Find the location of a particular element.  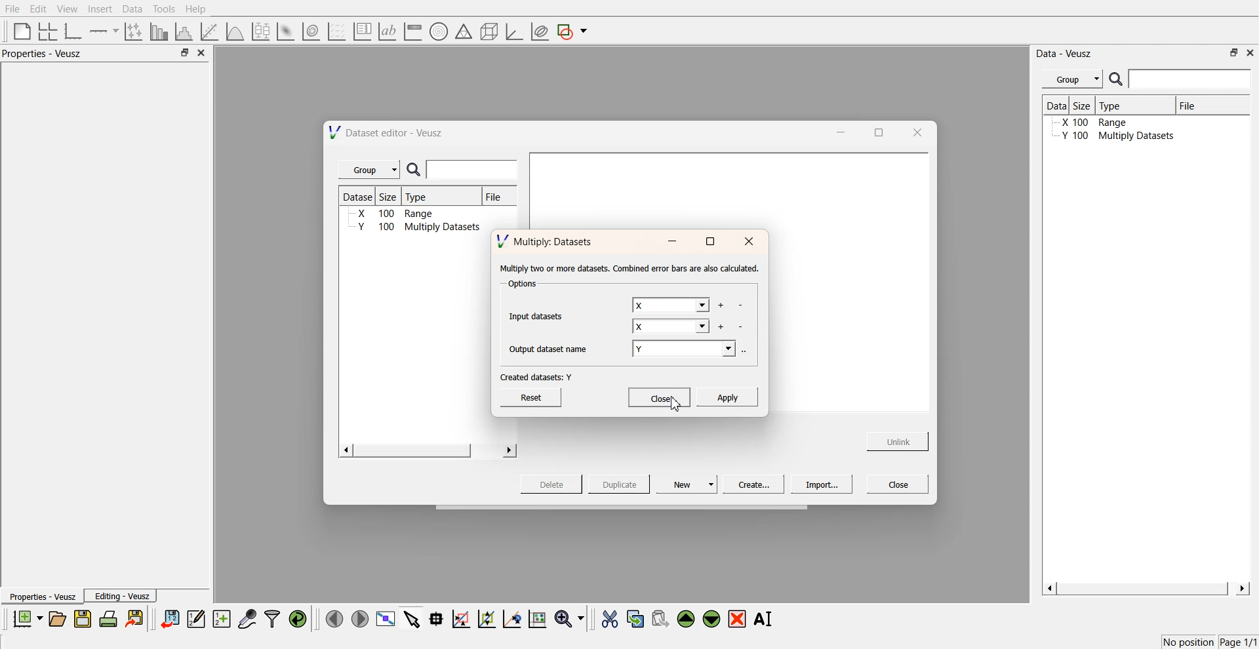

recenter the graph axes is located at coordinates (511, 618).